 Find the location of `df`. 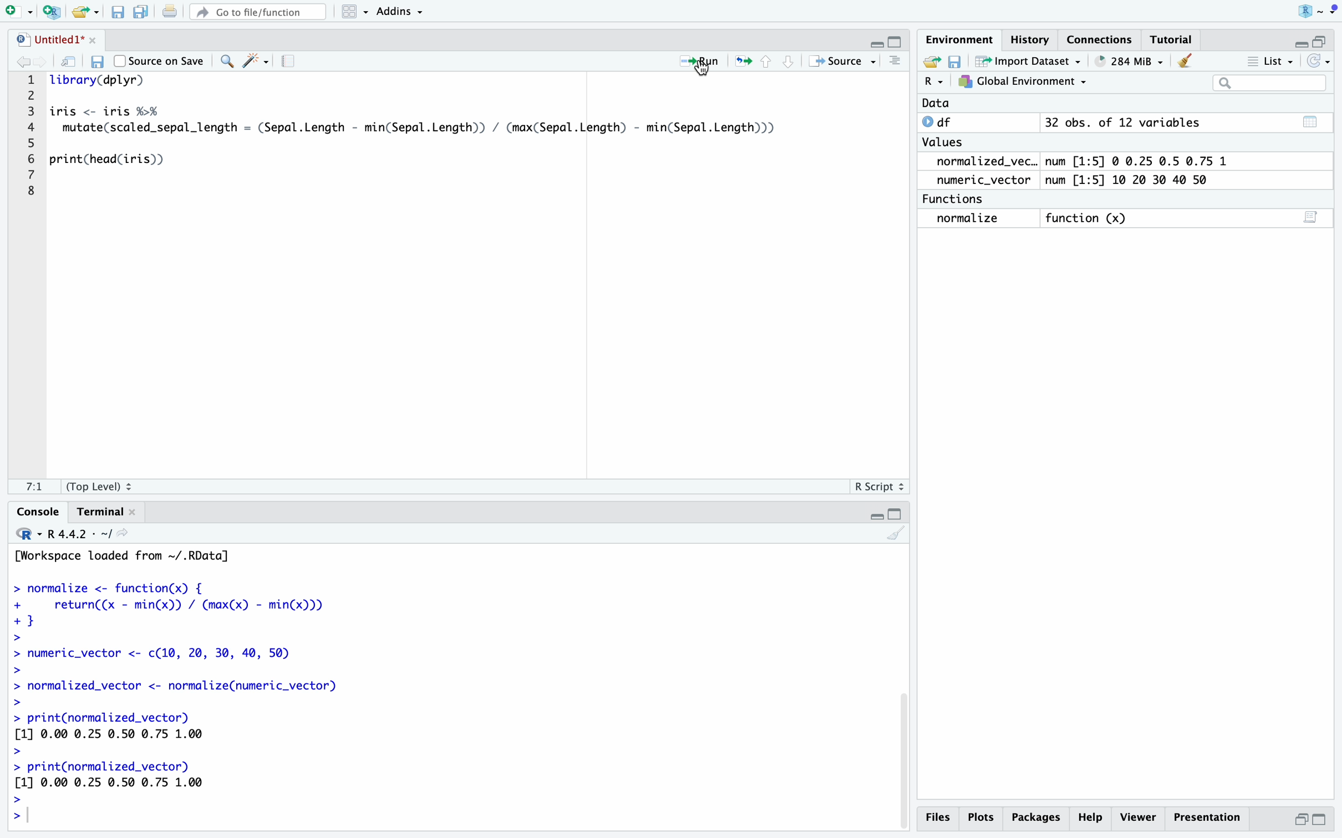

df is located at coordinates (941, 121).